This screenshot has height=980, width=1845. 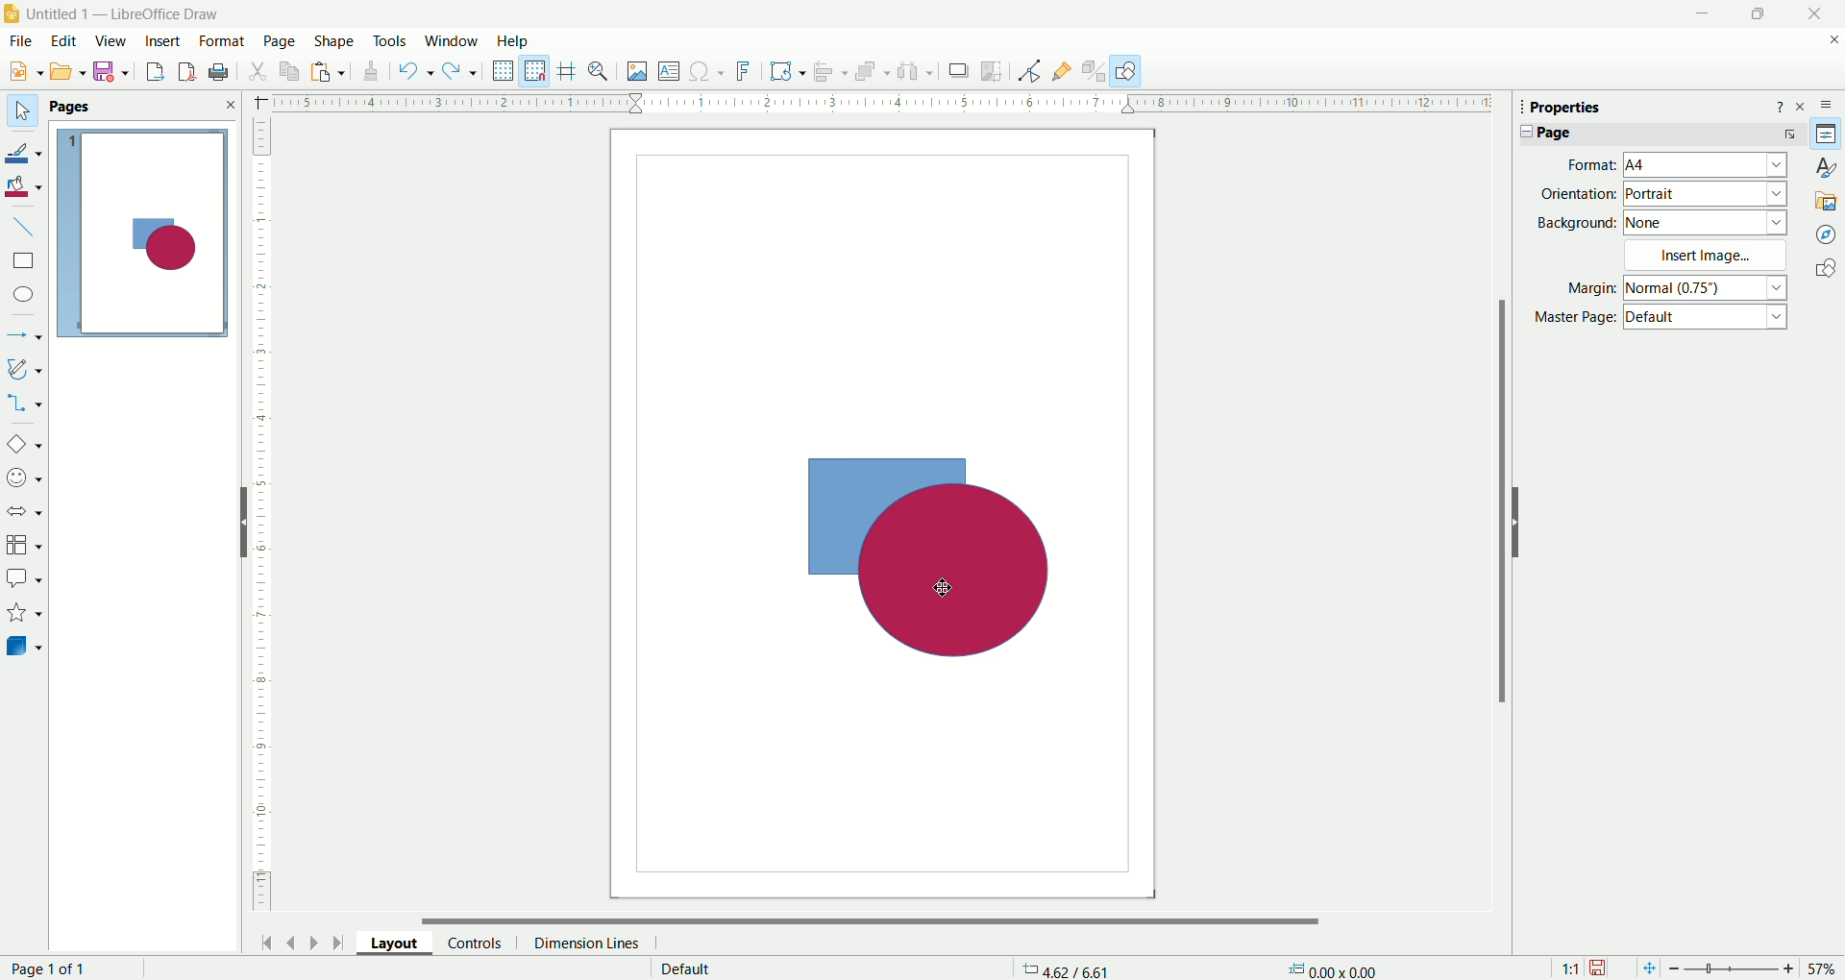 What do you see at coordinates (18, 108) in the screenshot?
I see `select` at bounding box center [18, 108].